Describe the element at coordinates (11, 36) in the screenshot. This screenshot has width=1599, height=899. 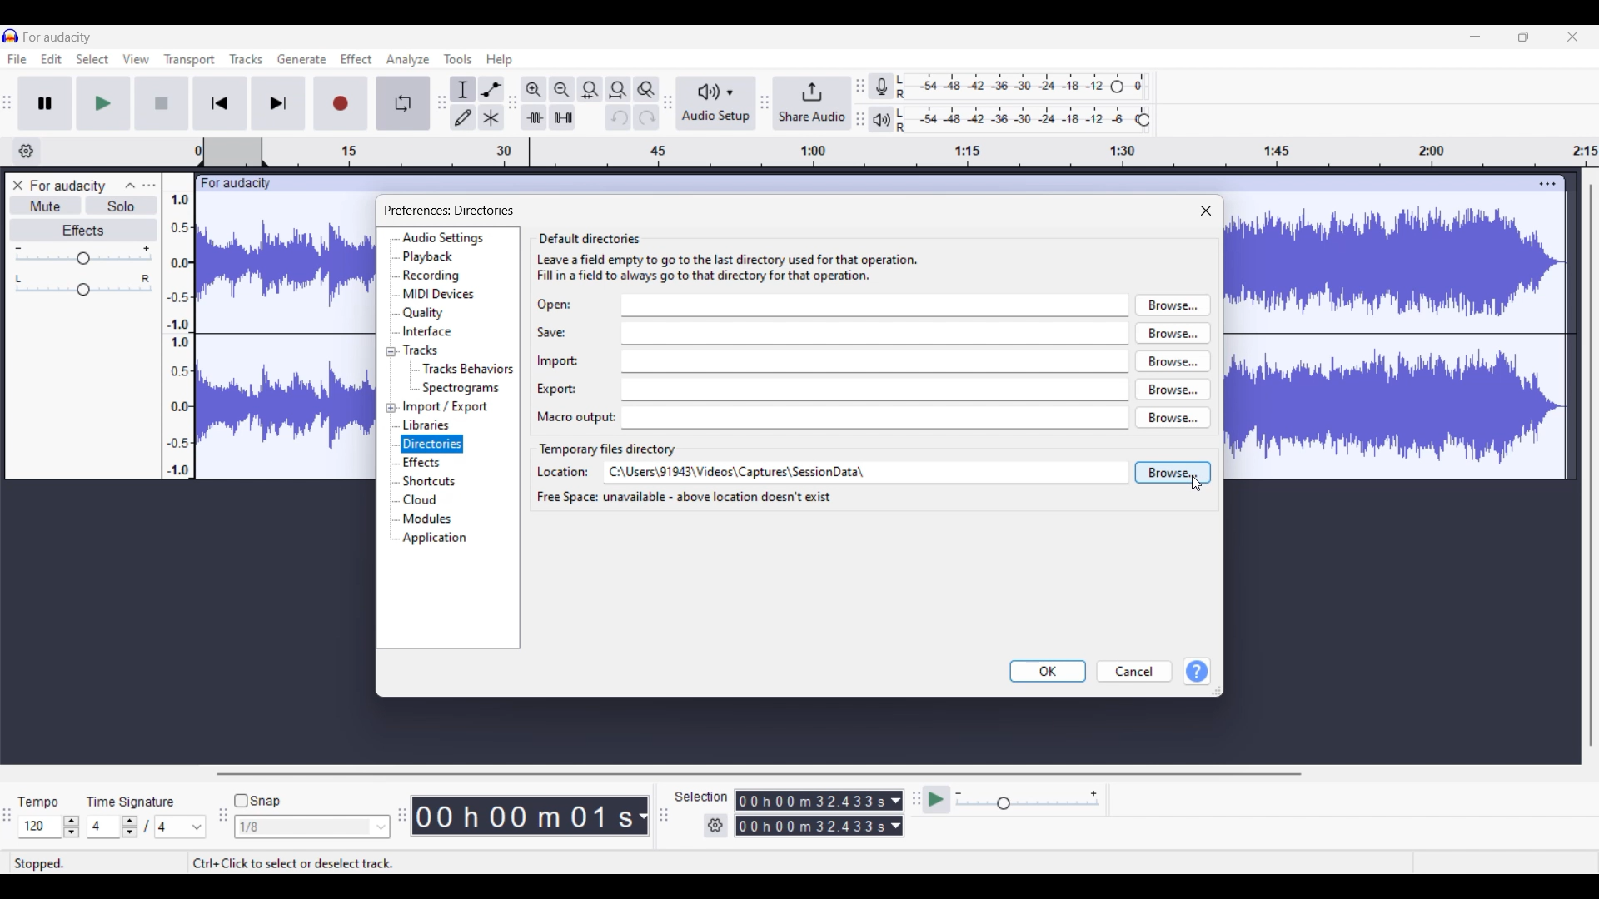
I see `Software logo` at that location.